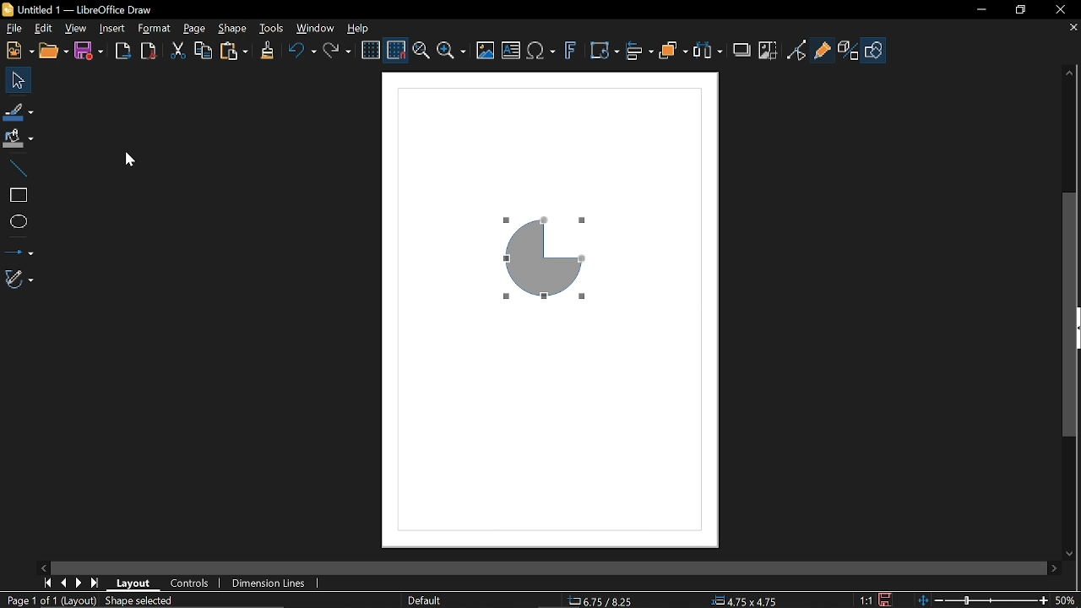 The image size is (1081, 608). What do you see at coordinates (603, 601) in the screenshot?
I see `6.75/8.25 (cursor position)` at bounding box center [603, 601].